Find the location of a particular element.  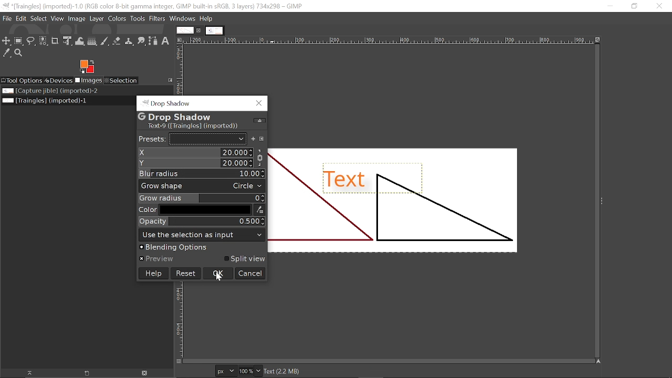

Access this image menu is located at coordinates (181, 40).